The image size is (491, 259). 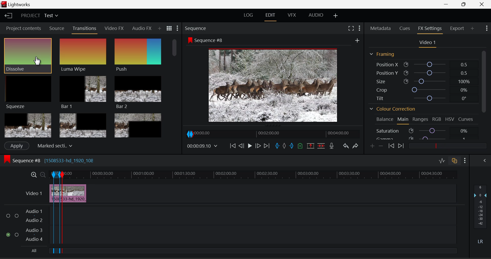 I want to click on Audio Input Checkbox, so click(x=9, y=216).